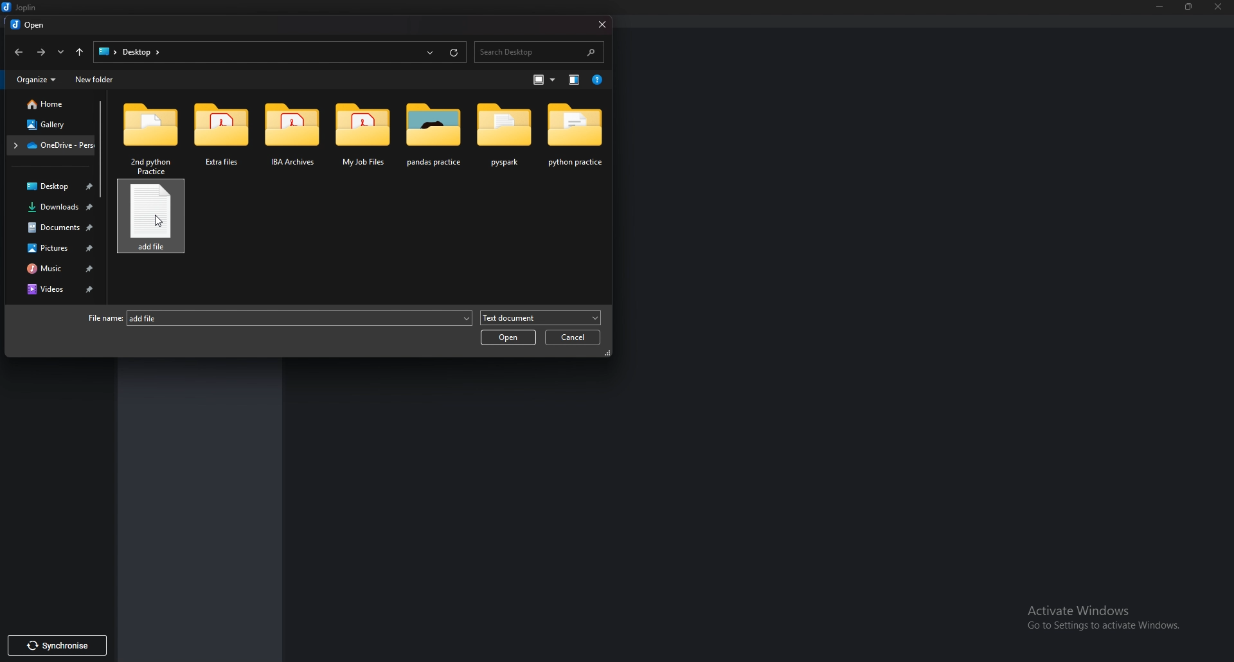  Describe the element at coordinates (573, 337) in the screenshot. I see `Cancel` at that location.